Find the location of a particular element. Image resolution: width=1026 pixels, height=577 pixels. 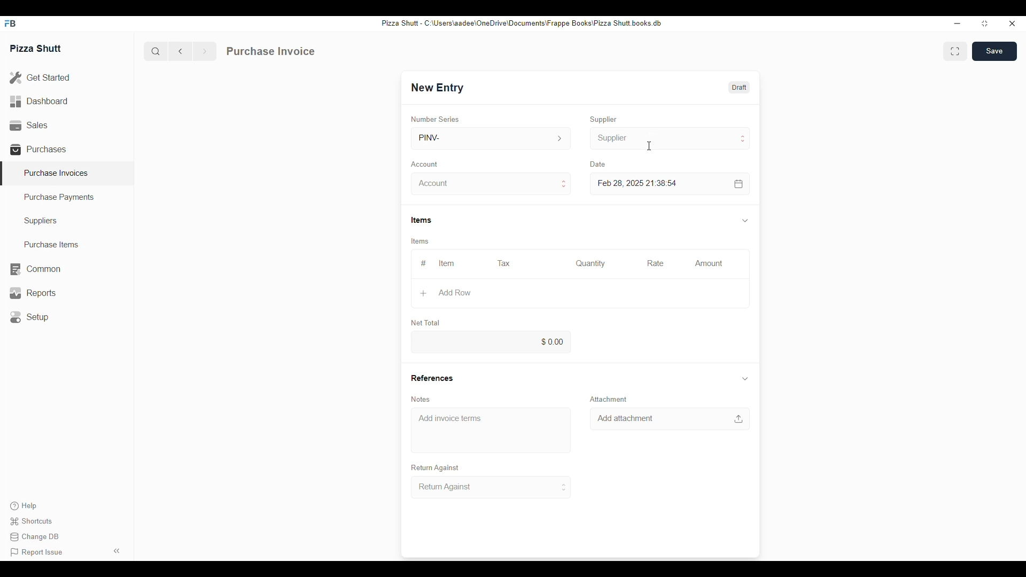

back is located at coordinates (183, 51).